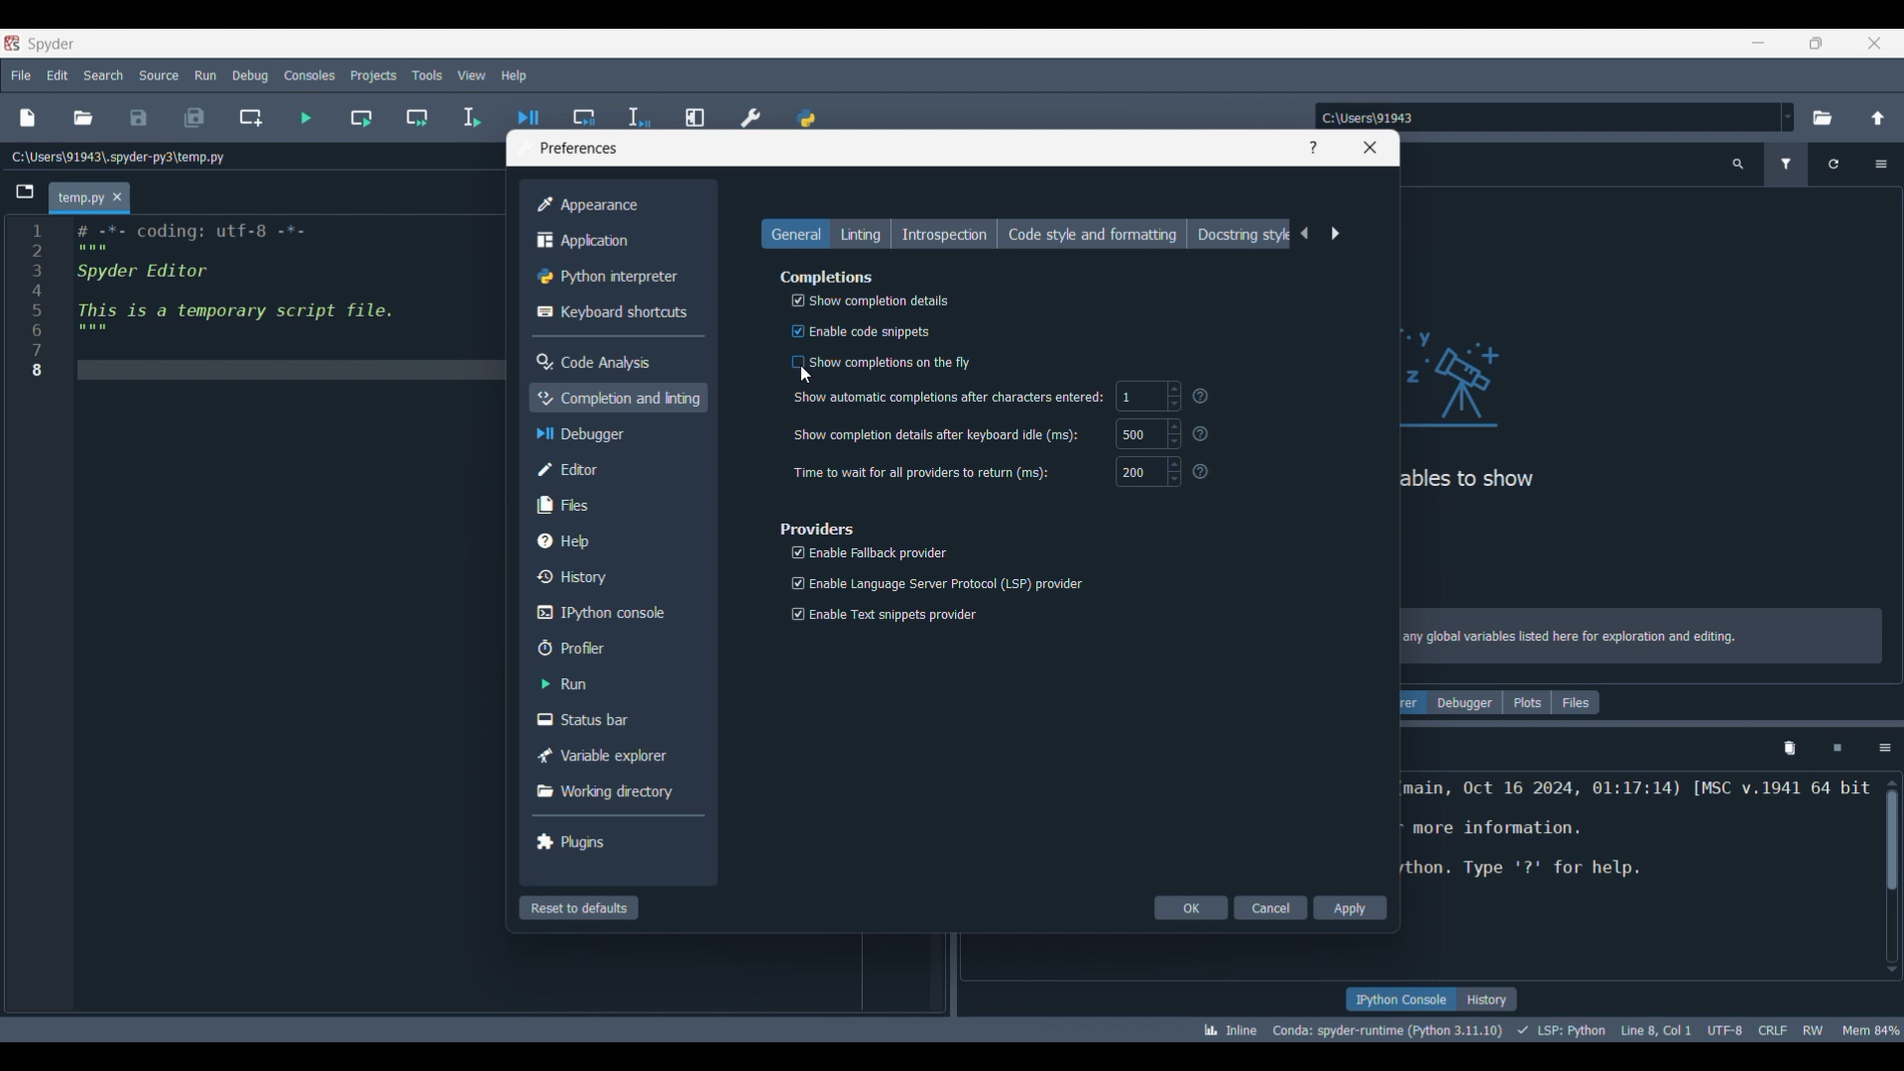  I want to click on Time to wait for all providers to return (ms):, so click(922, 472).